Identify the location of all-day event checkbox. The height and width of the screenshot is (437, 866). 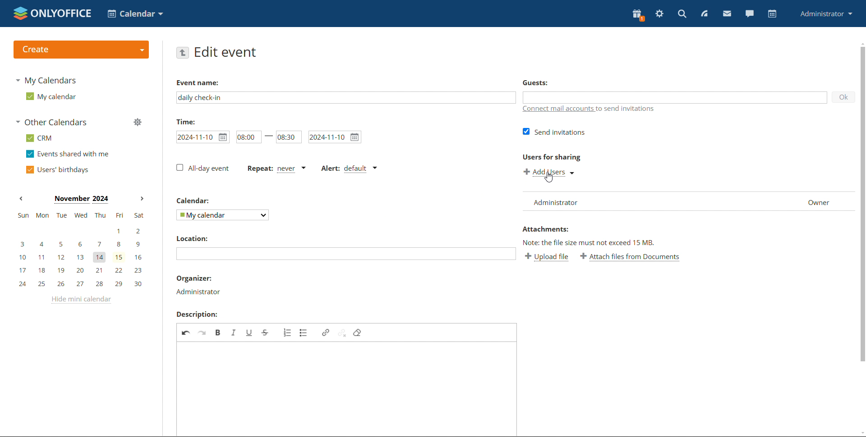
(203, 168).